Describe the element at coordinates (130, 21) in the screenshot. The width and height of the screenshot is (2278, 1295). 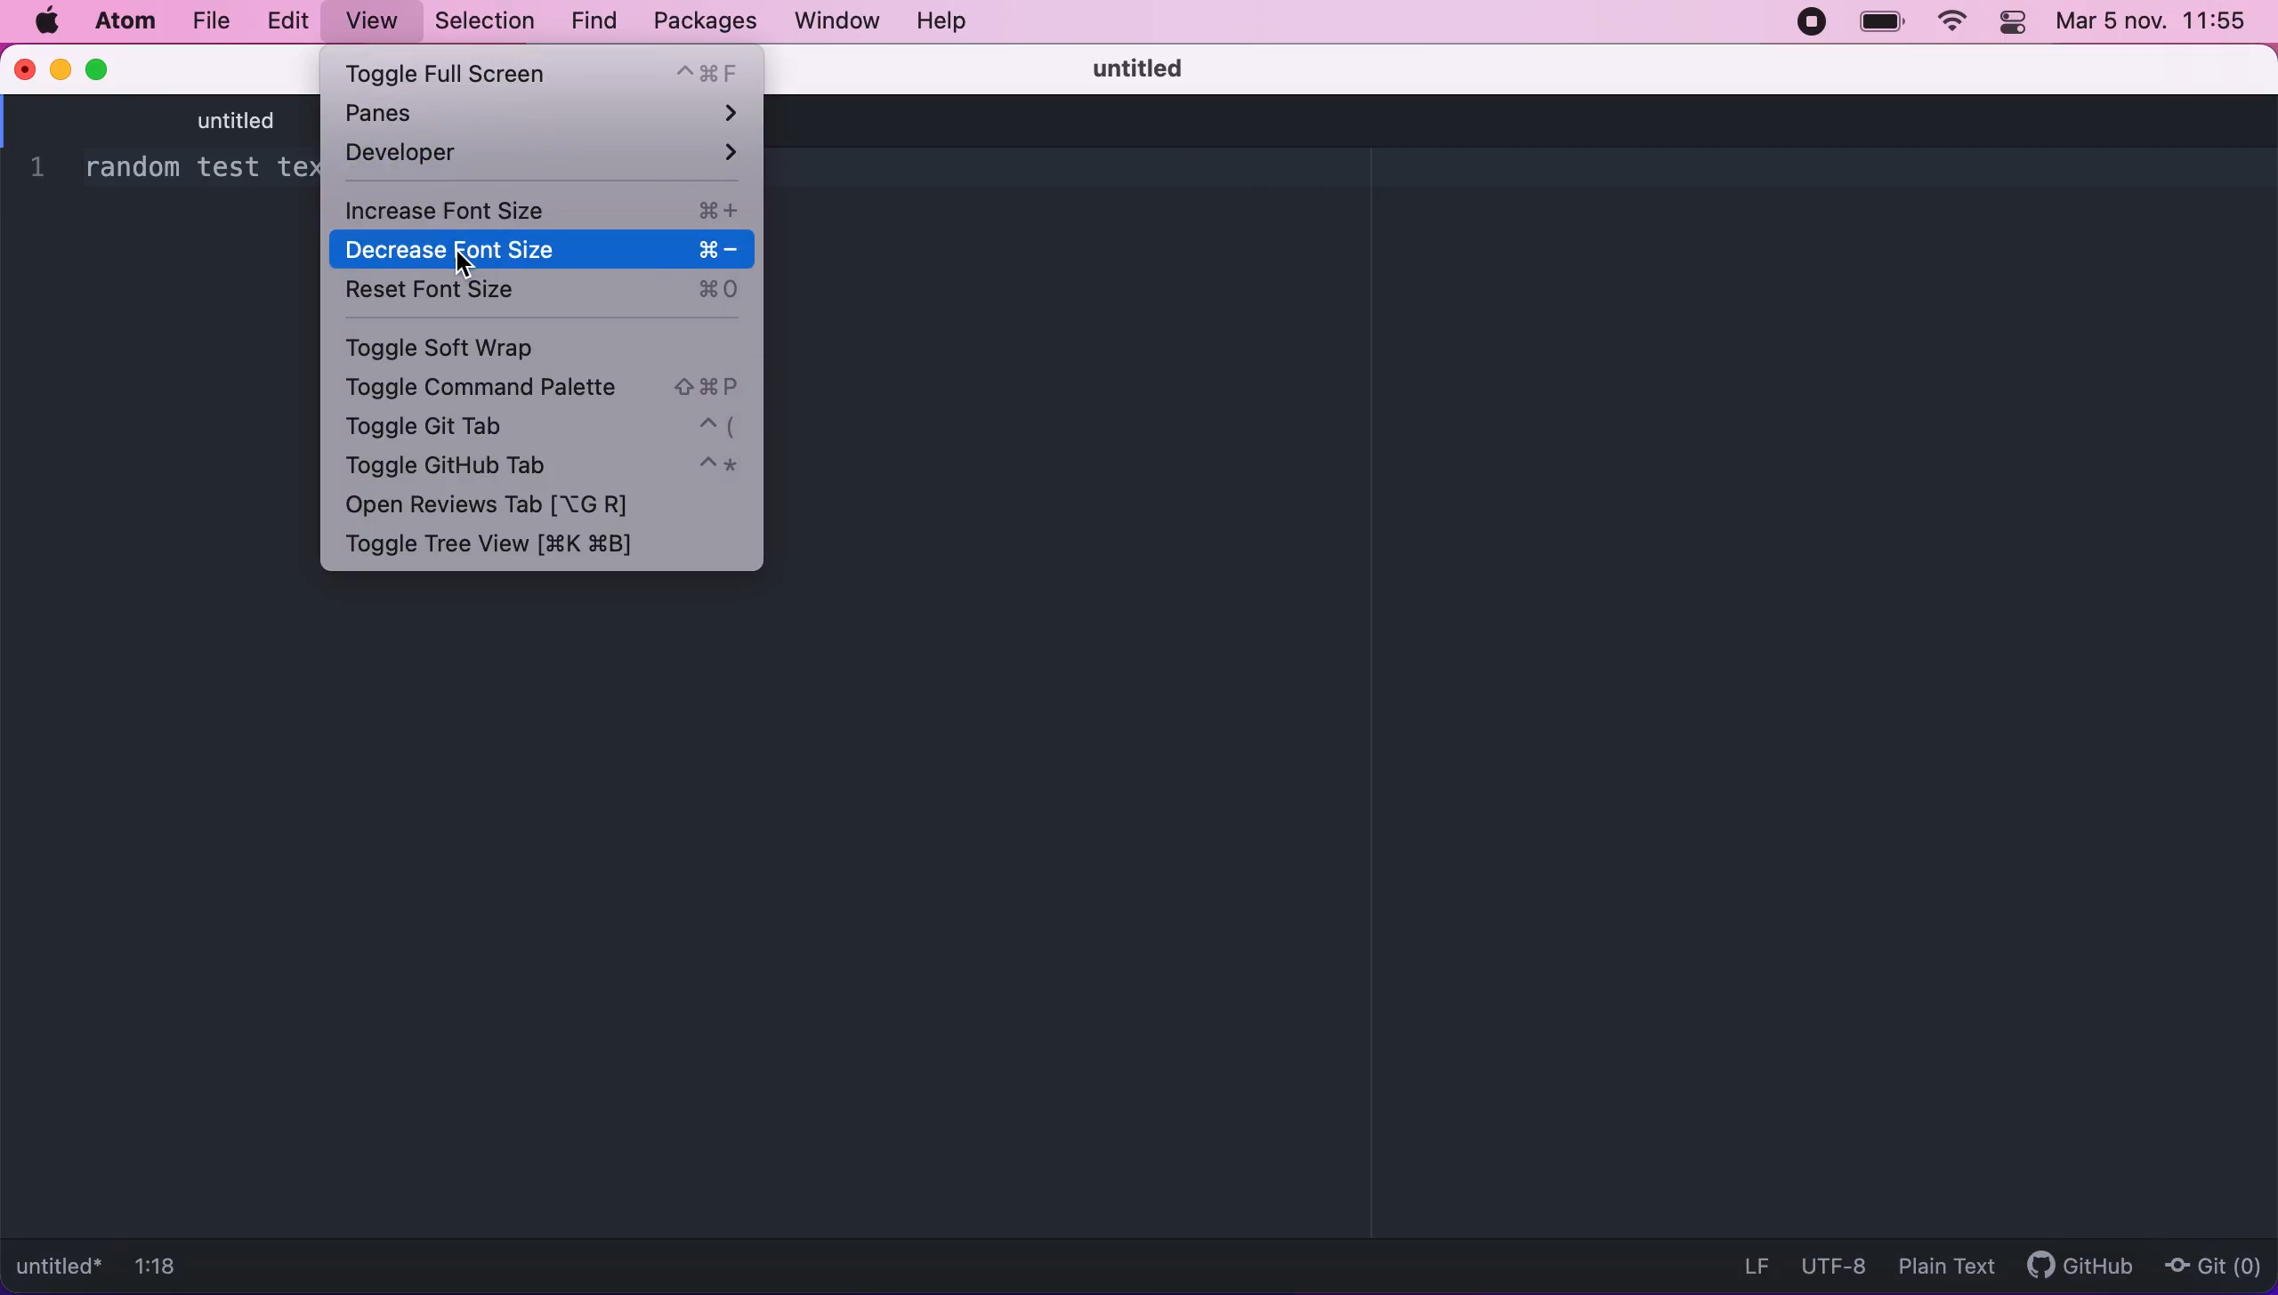
I see `atom` at that location.